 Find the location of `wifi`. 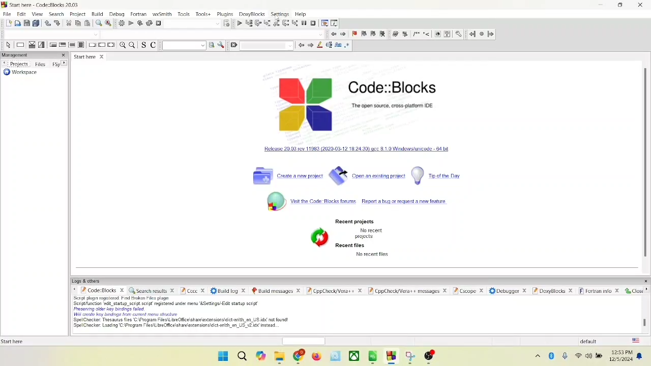

wifi is located at coordinates (578, 357).